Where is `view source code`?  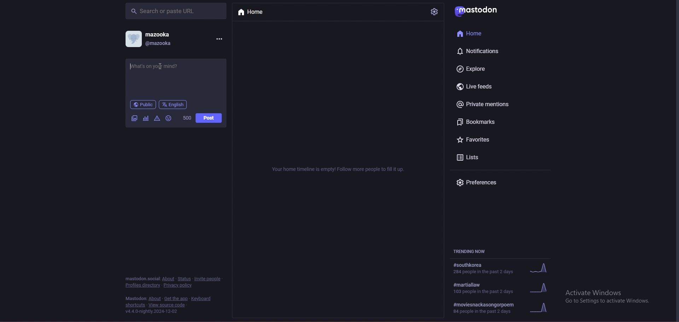 view source code is located at coordinates (167, 305).